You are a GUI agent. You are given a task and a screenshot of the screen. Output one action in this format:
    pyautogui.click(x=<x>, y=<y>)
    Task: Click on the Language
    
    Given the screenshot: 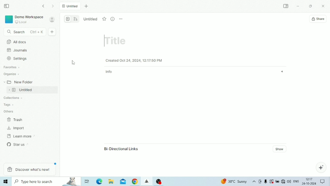 What is the action you would take?
    pyautogui.click(x=296, y=181)
    